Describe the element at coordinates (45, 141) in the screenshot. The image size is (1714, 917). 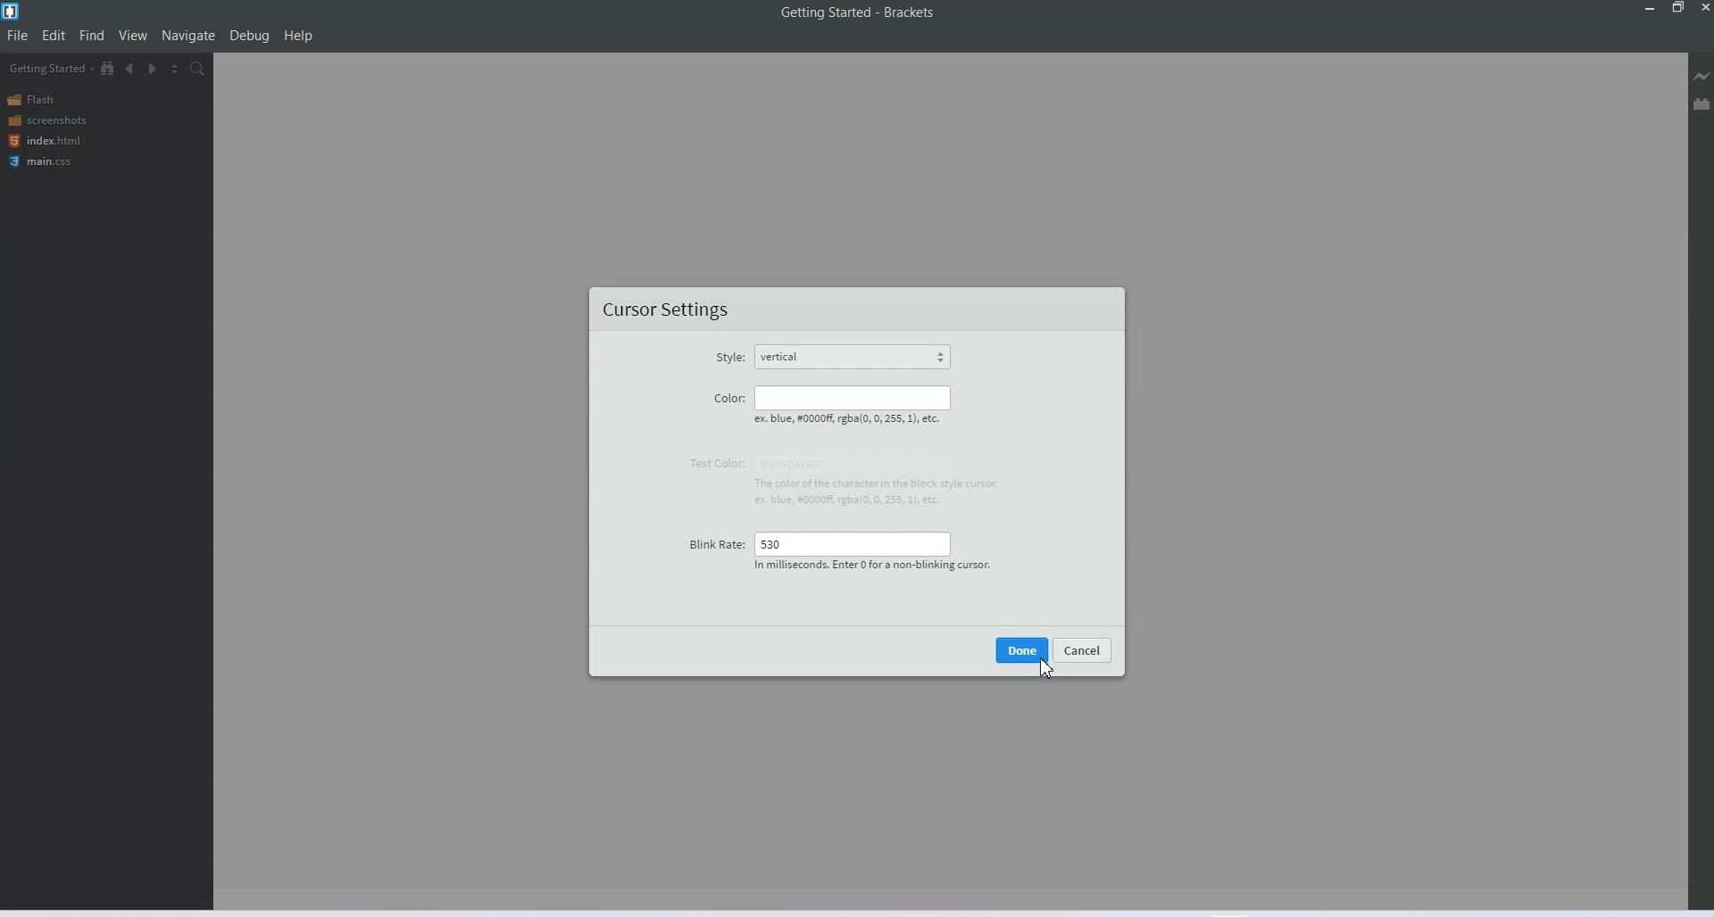
I see `index.html` at that location.